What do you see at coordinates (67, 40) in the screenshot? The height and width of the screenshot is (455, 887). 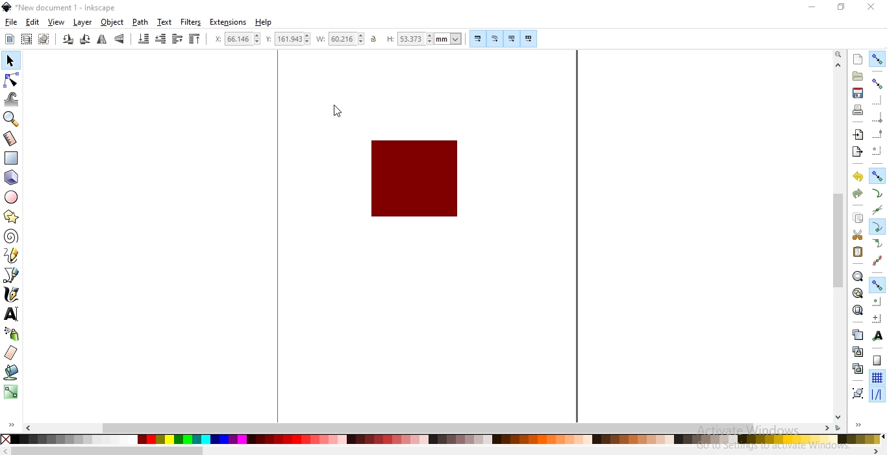 I see `rotate 90 counter clockwise` at bounding box center [67, 40].